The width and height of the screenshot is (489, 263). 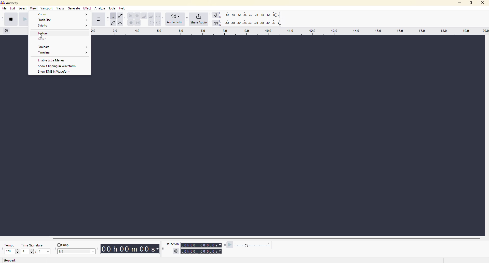 I want to click on view, so click(x=34, y=9).